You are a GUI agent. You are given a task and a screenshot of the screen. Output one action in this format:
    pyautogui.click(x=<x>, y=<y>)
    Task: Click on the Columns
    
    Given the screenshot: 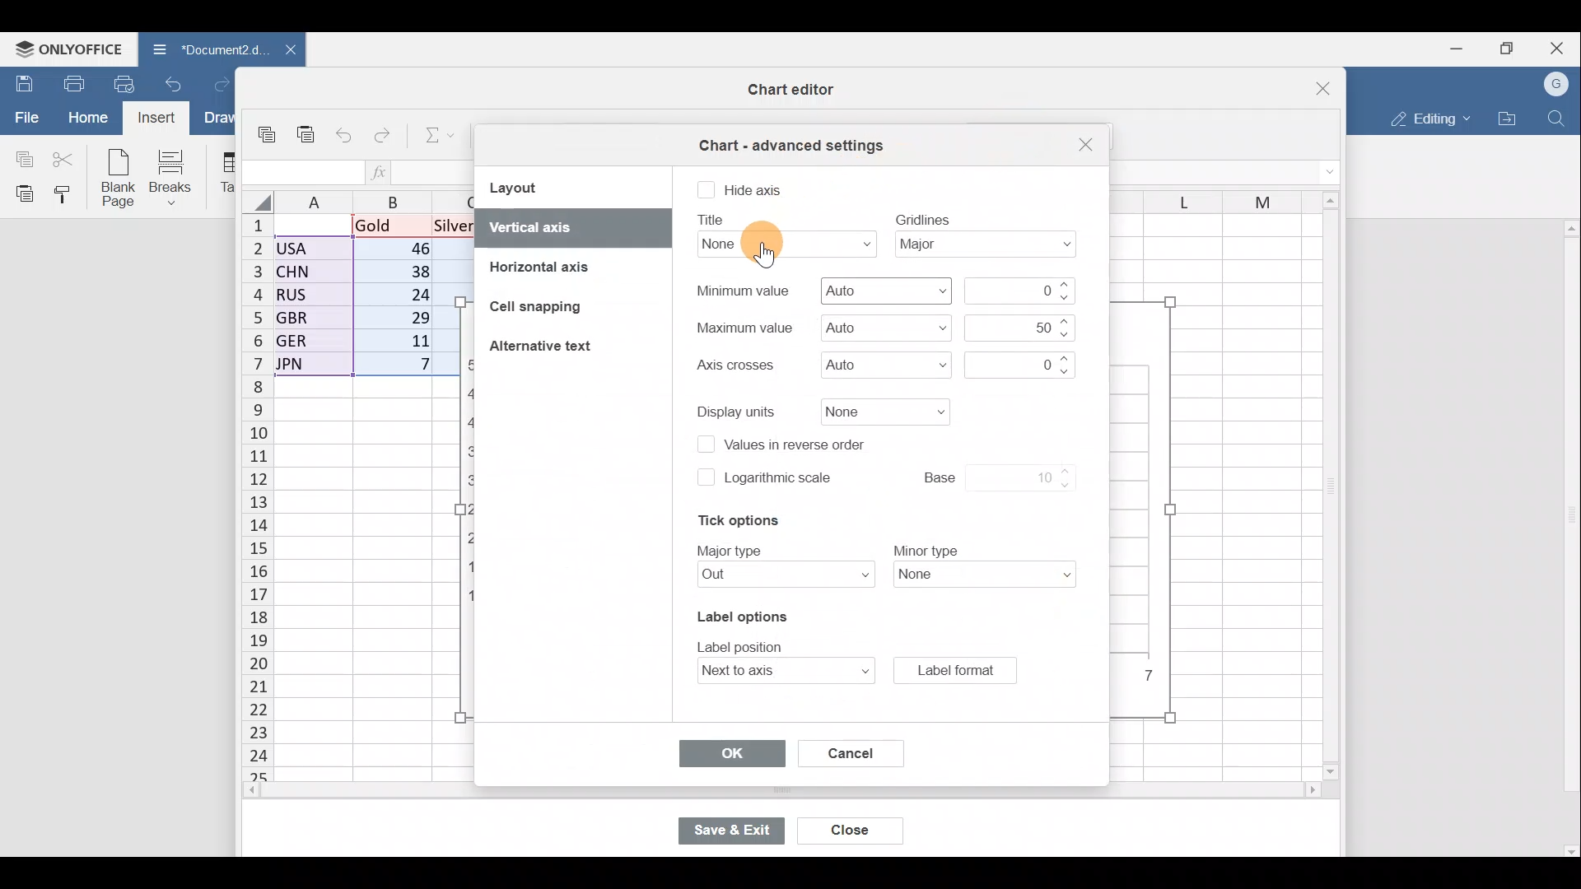 What is the action you would take?
    pyautogui.click(x=366, y=202)
    